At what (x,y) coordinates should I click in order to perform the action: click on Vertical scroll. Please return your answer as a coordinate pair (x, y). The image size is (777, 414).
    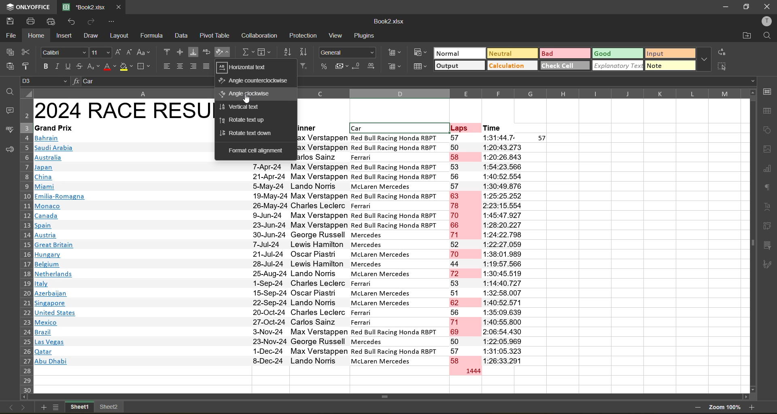
    Looking at the image, I should click on (751, 243).